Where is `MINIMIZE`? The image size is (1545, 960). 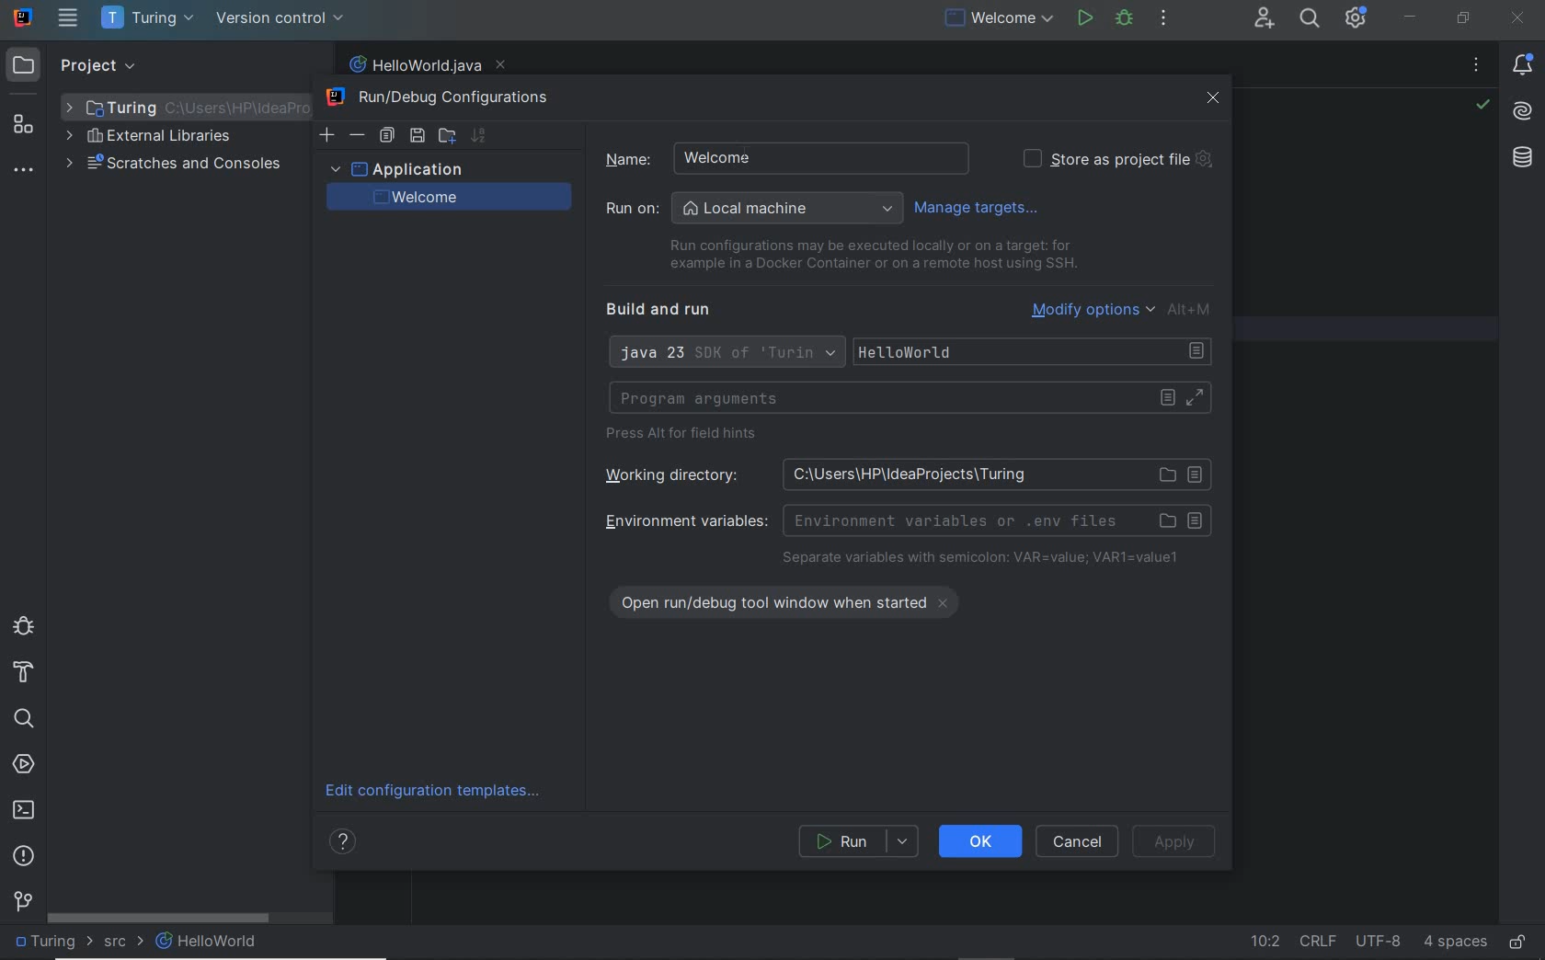 MINIMIZE is located at coordinates (1410, 17).